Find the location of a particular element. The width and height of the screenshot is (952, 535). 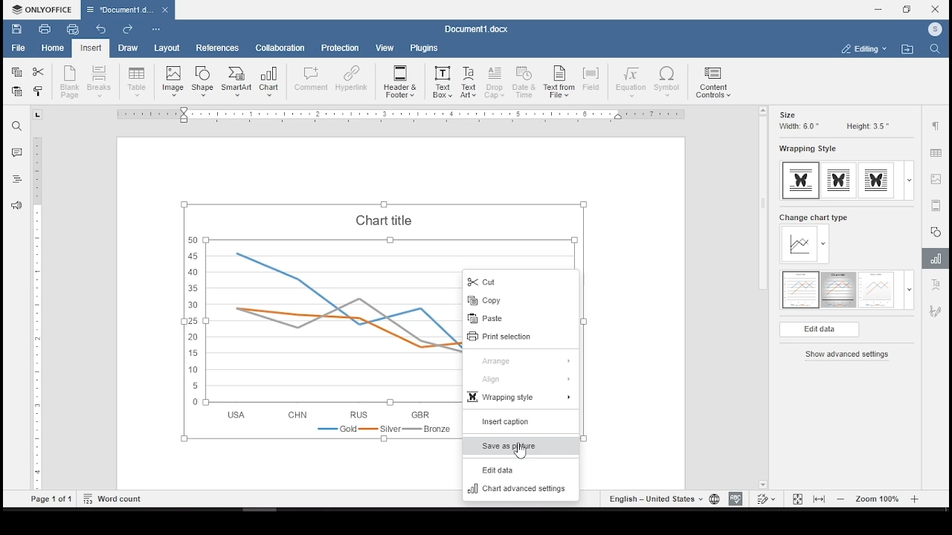

width is located at coordinates (797, 127).